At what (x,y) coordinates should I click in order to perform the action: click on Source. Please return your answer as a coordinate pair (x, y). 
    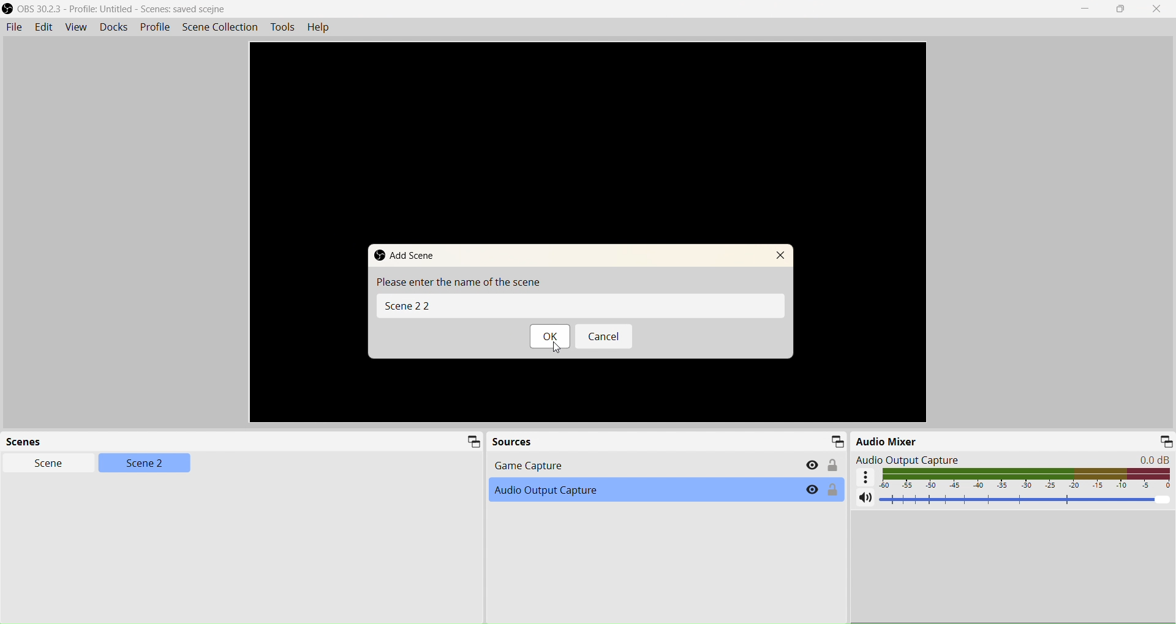
    Looking at the image, I should click on (512, 441).